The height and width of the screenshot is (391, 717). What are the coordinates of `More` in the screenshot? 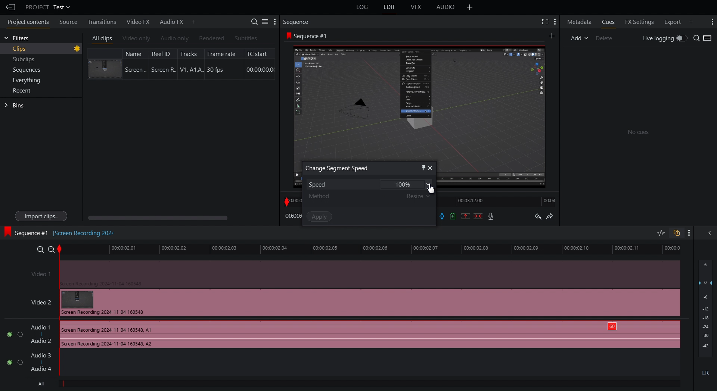 It's located at (689, 233).